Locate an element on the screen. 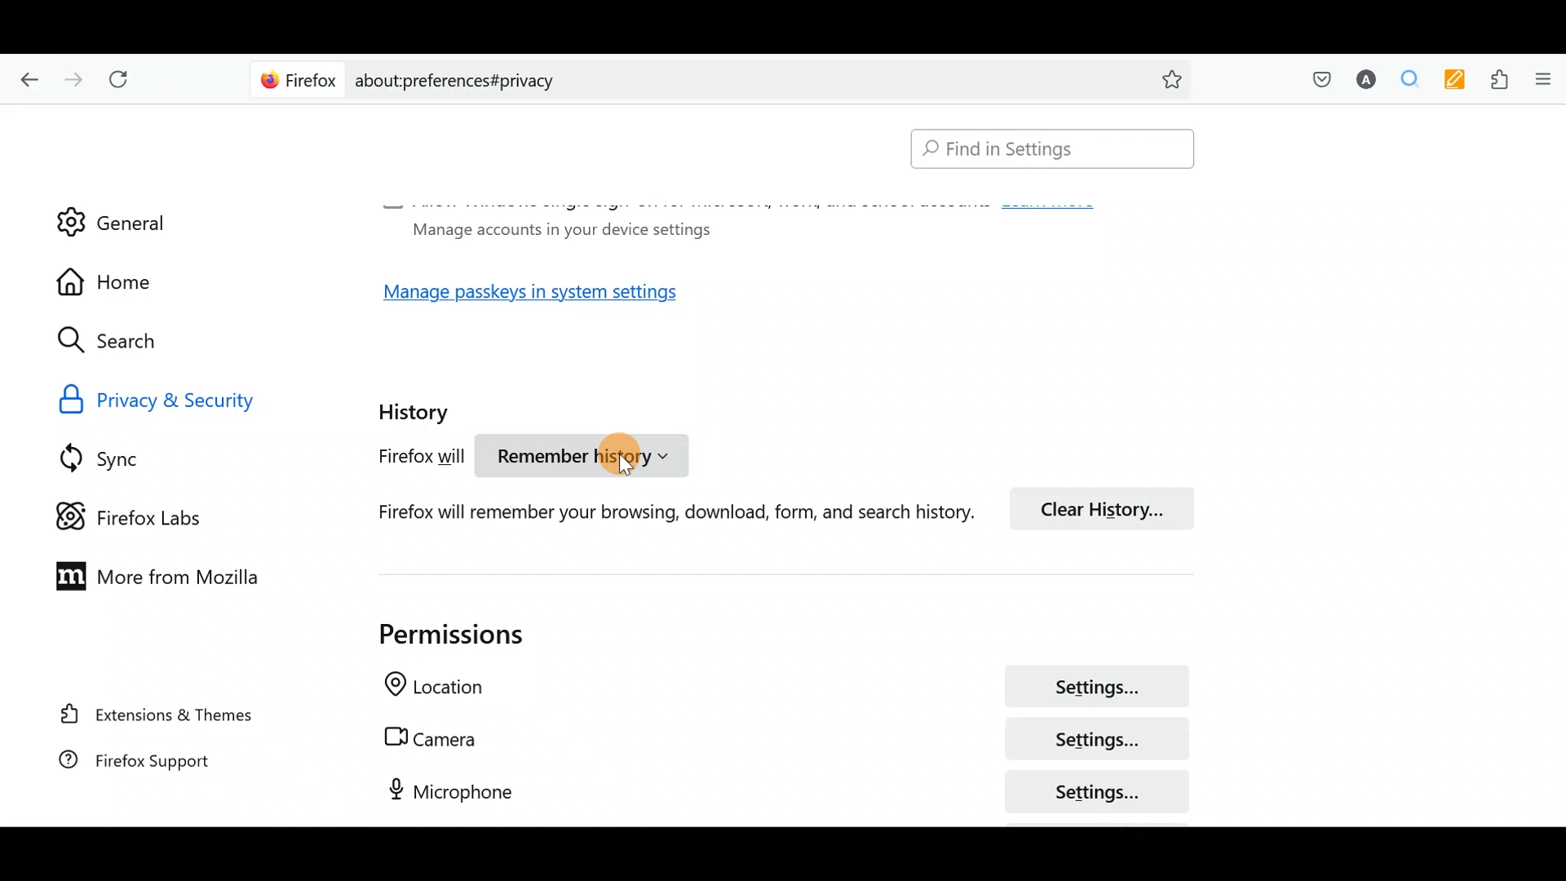 This screenshot has height=881, width=1566. Home is located at coordinates (121, 281).